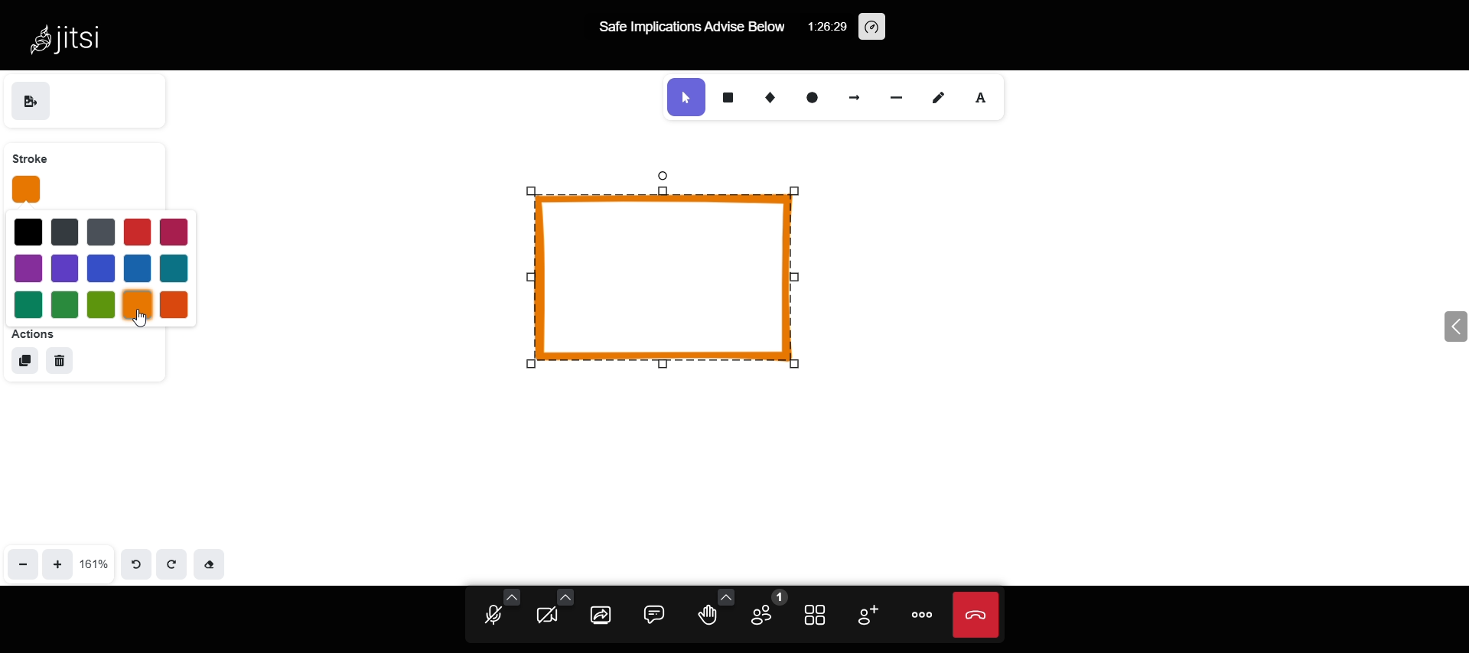 This screenshot has width=1469, height=653. I want to click on duplicate, so click(21, 358).